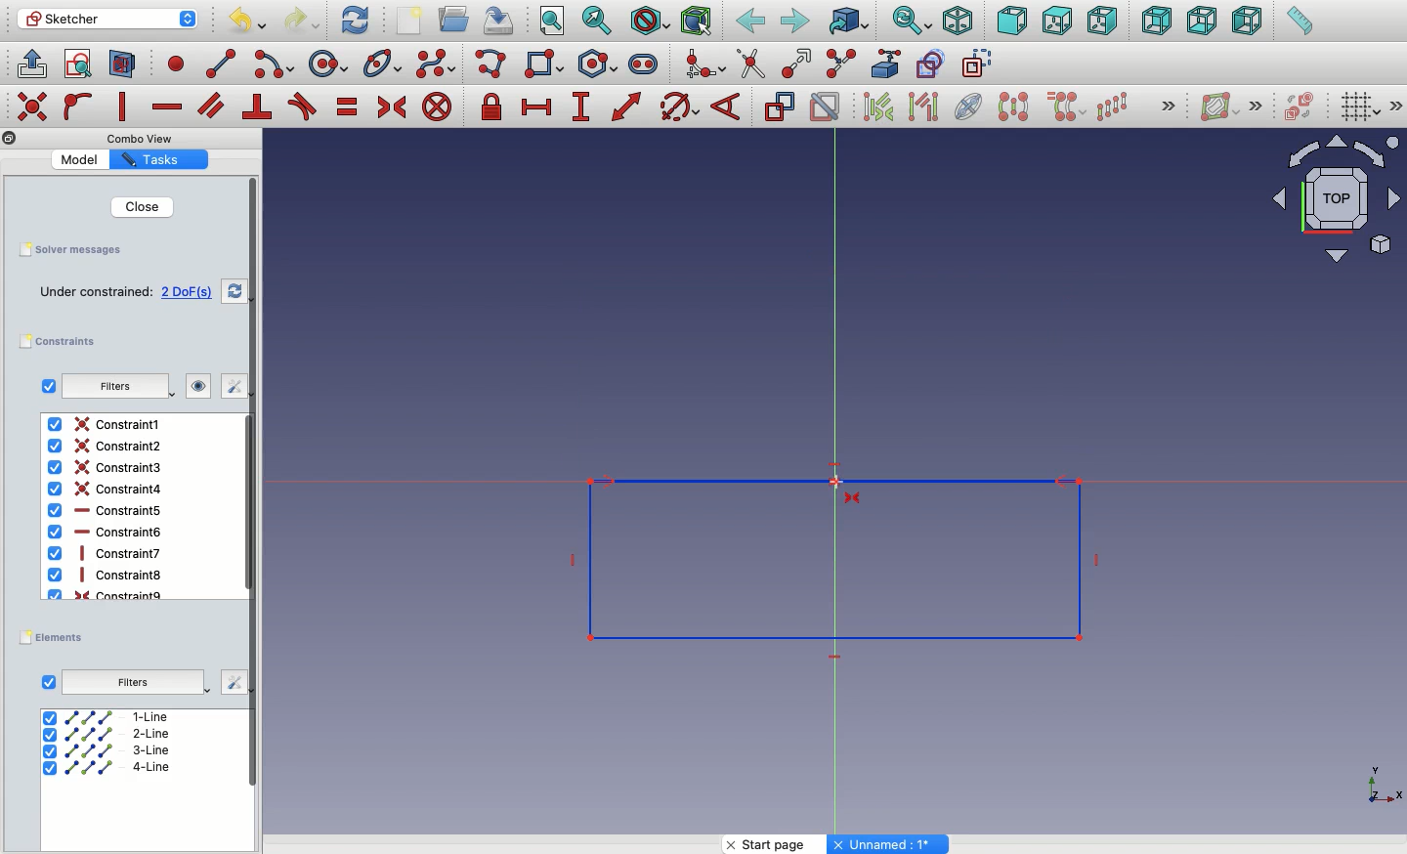 Image resolution: width=1407 pixels, height=854 pixels. What do you see at coordinates (978, 63) in the screenshot?
I see `Toggle construction geometry` at bounding box center [978, 63].